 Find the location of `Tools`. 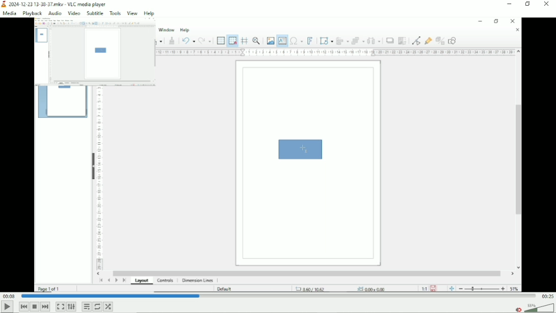

Tools is located at coordinates (115, 13).